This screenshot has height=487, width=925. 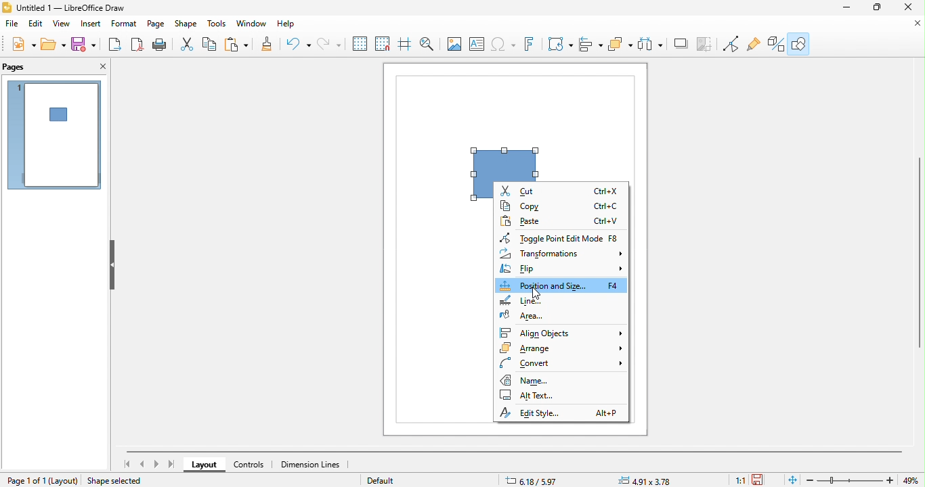 What do you see at coordinates (329, 45) in the screenshot?
I see `redo` at bounding box center [329, 45].